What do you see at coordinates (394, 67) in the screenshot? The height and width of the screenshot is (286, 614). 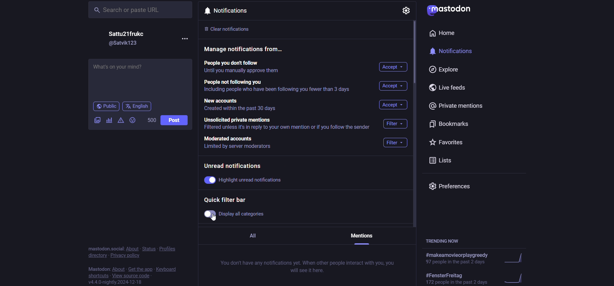 I see `Accept` at bounding box center [394, 67].